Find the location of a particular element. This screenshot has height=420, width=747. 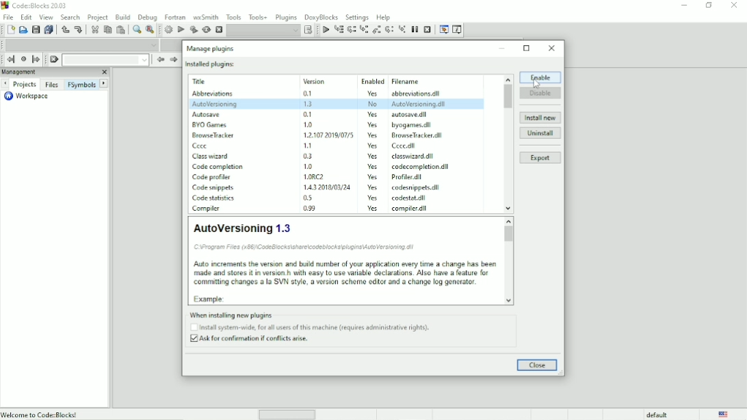

Cut is located at coordinates (94, 30).